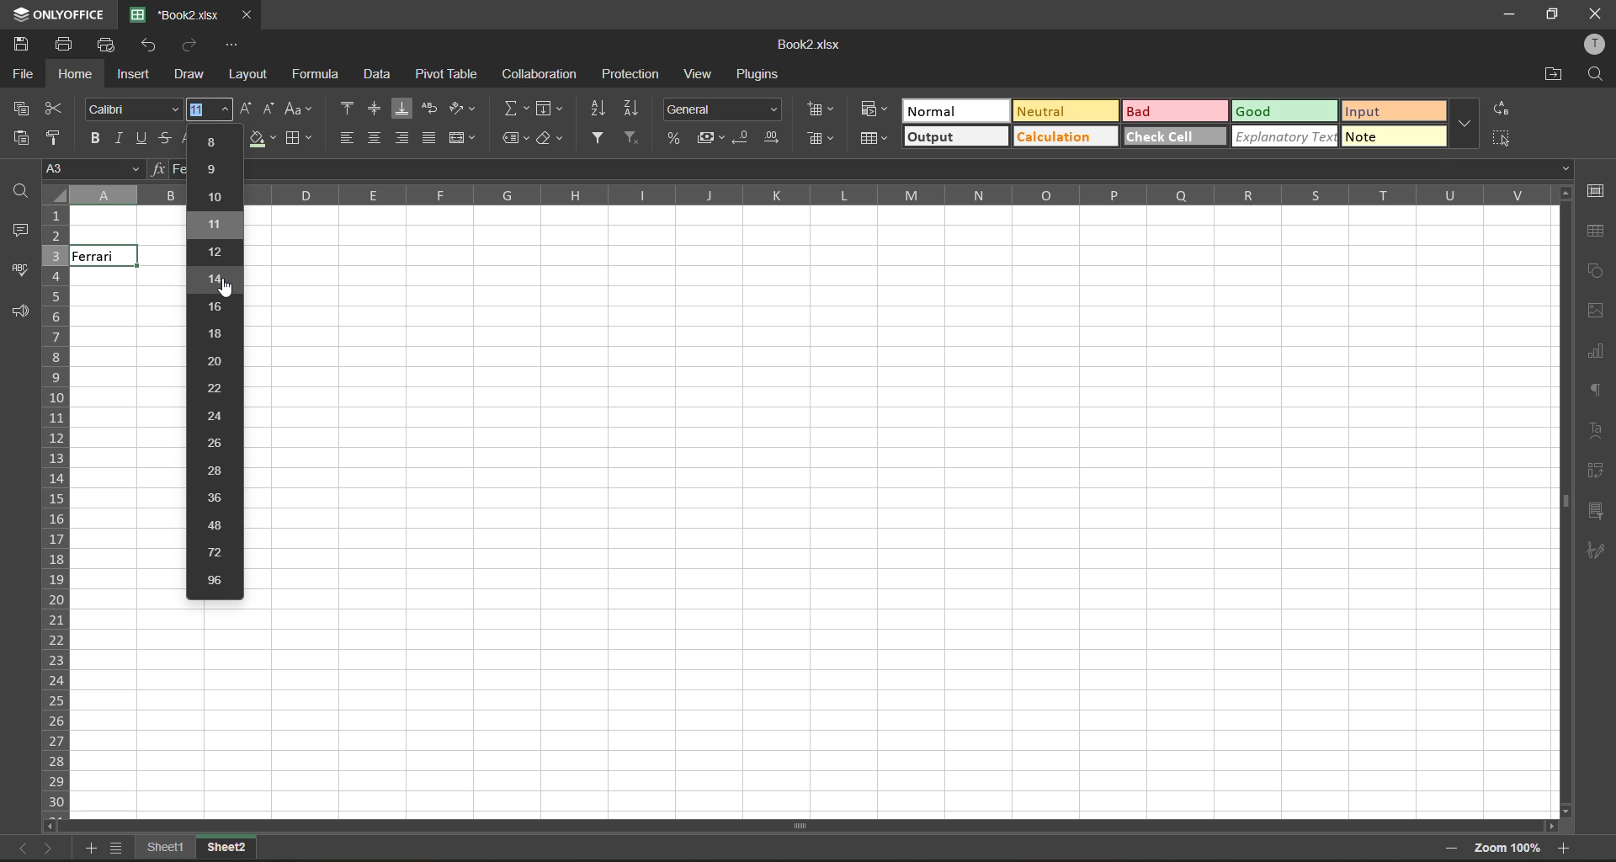 This screenshot has width=1616, height=862. Describe the element at coordinates (775, 136) in the screenshot. I see `increase decimal` at that location.